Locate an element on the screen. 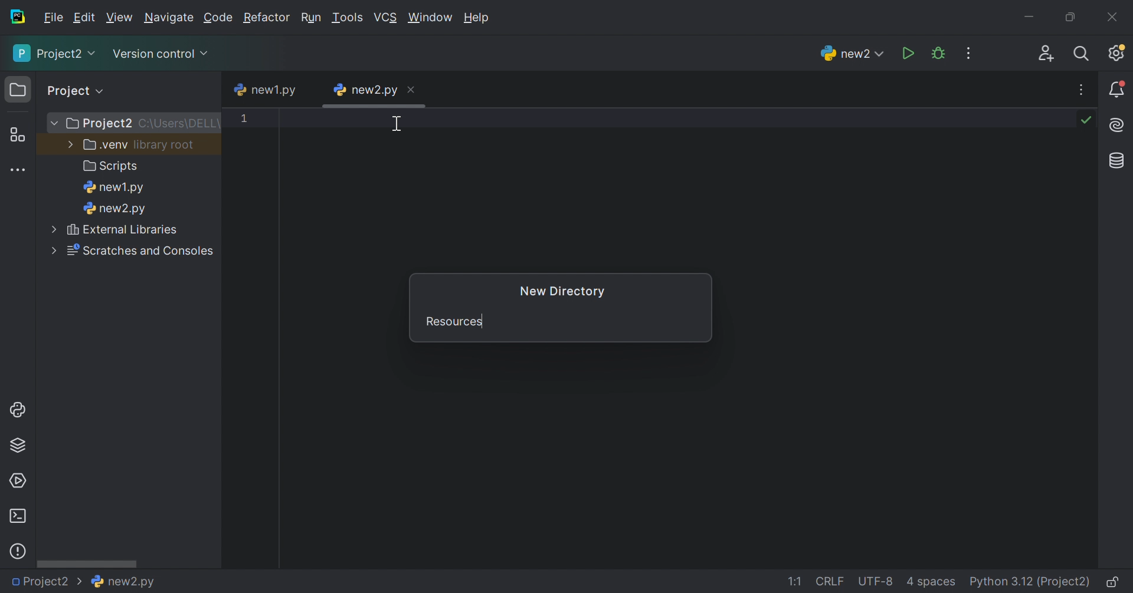 Image resolution: width=1133 pixels, height=593 pixels. Resources is located at coordinates (455, 321).